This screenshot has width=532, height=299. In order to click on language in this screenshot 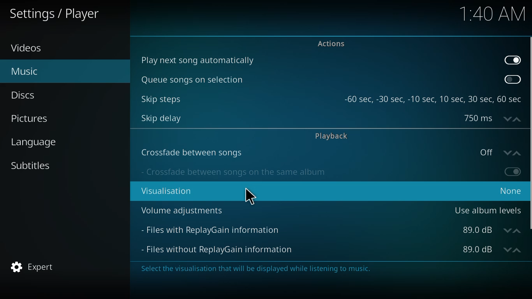, I will do `click(37, 142)`.